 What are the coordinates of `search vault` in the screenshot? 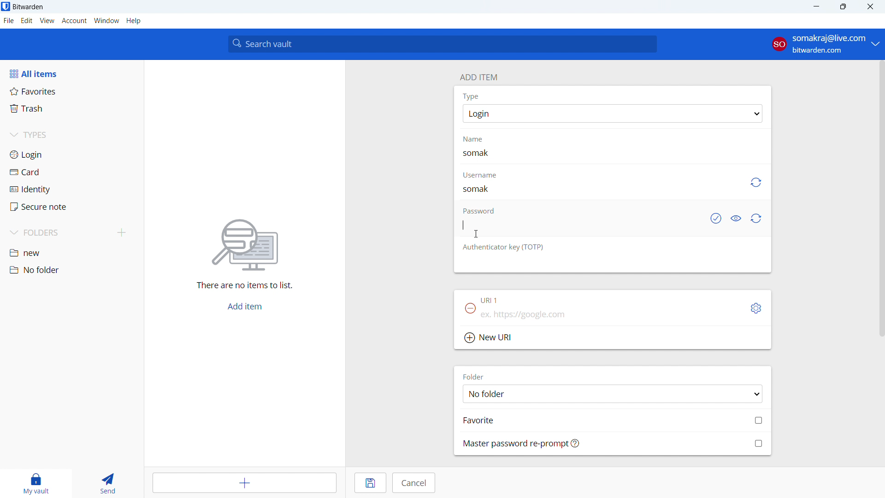 It's located at (442, 44).